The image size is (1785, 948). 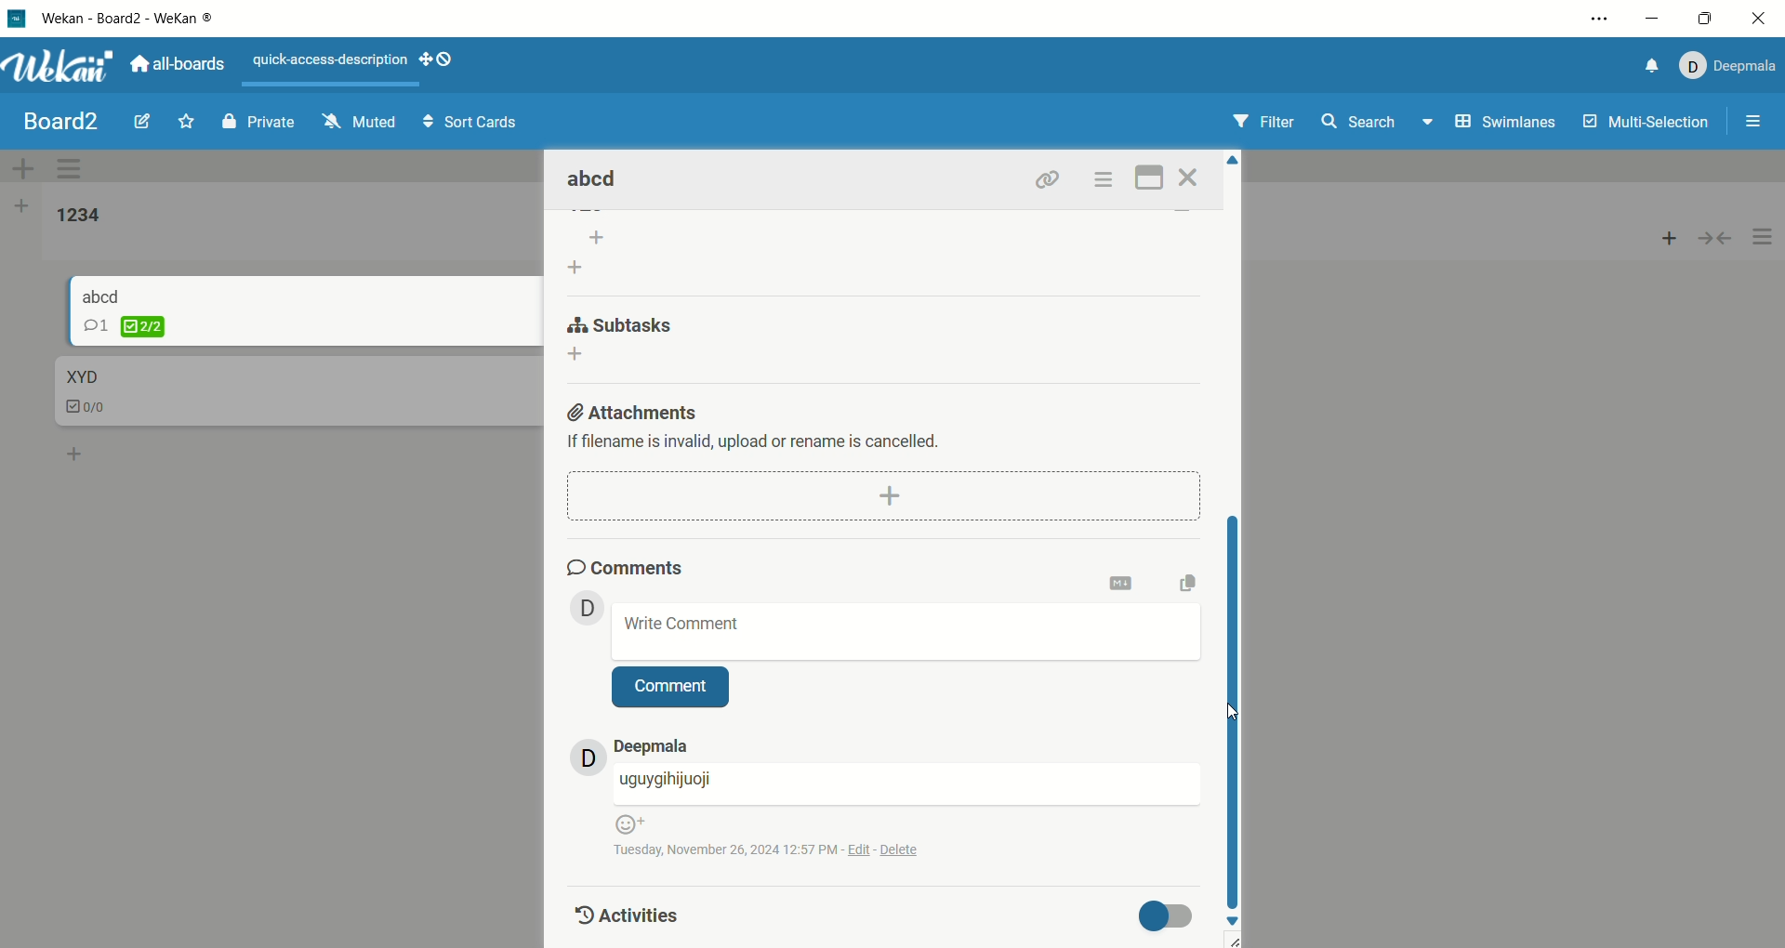 What do you see at coordinates (1192, 178) in the screenshot?
I see `close` at bounding box center [1192, 178].